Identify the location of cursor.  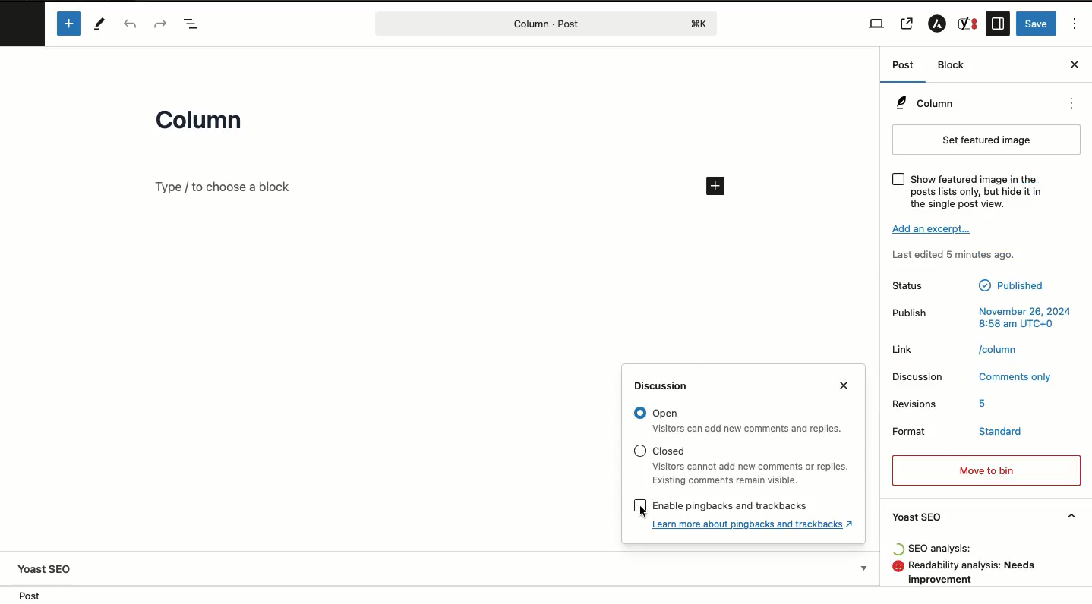
(641, 512).